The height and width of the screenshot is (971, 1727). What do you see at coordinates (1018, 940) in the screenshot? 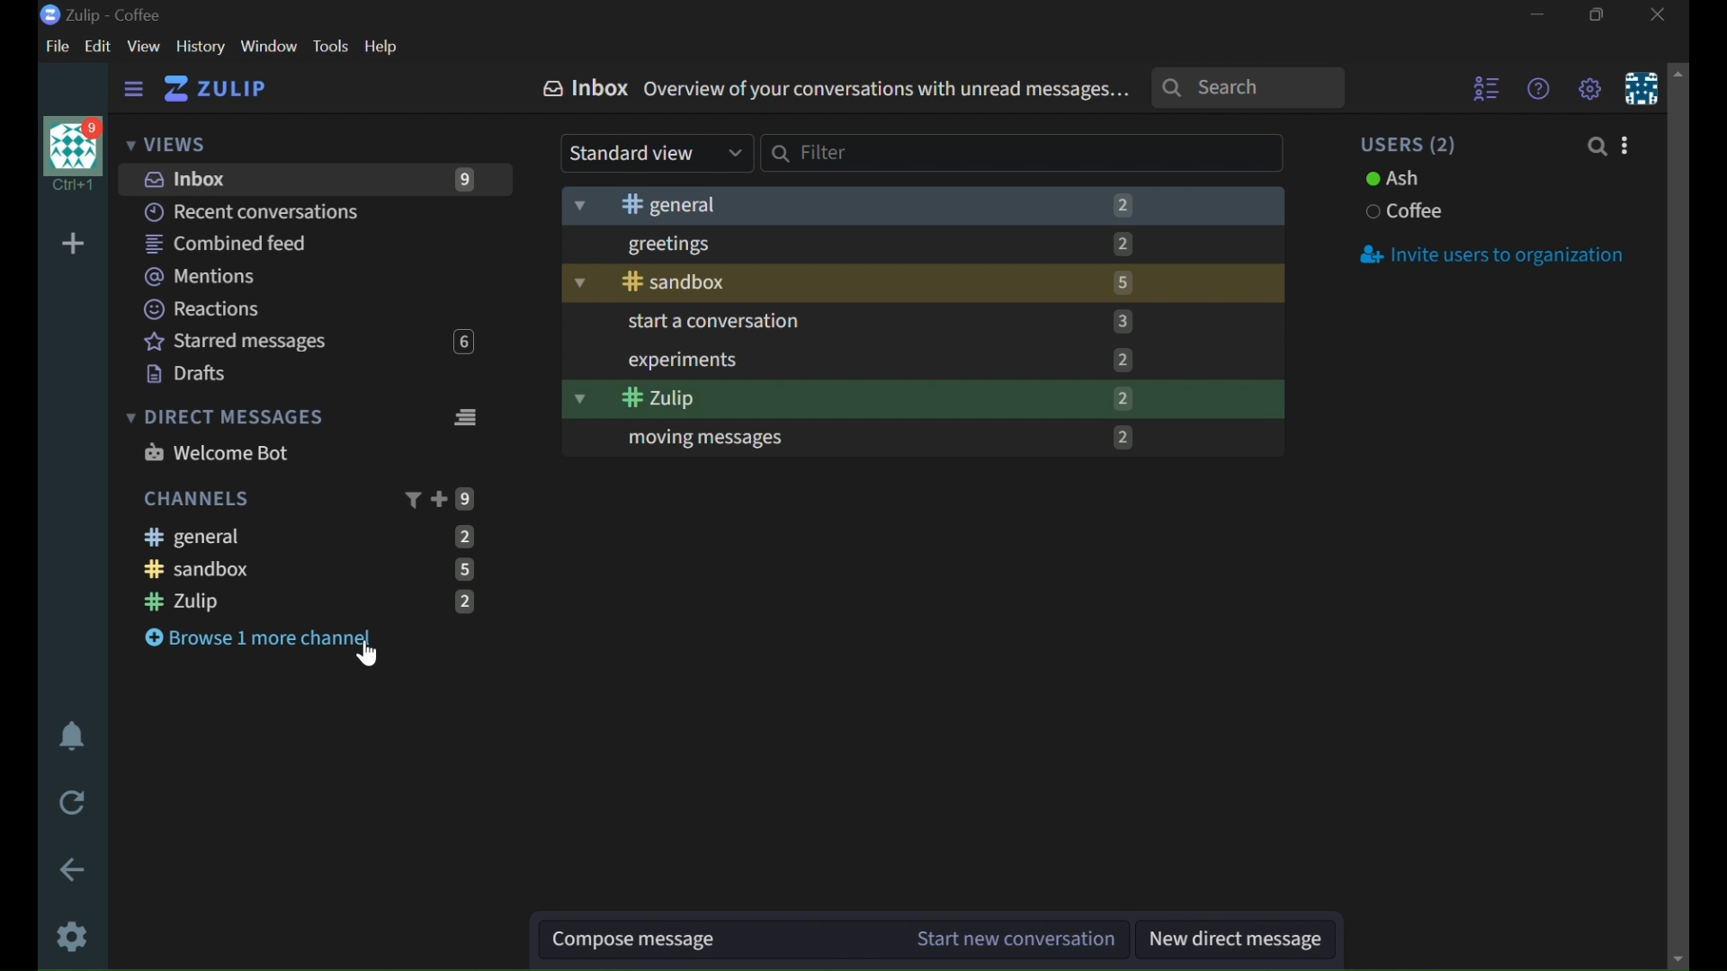
I see `START NEW CONVERSATION` at bounding box center [1018, 940].